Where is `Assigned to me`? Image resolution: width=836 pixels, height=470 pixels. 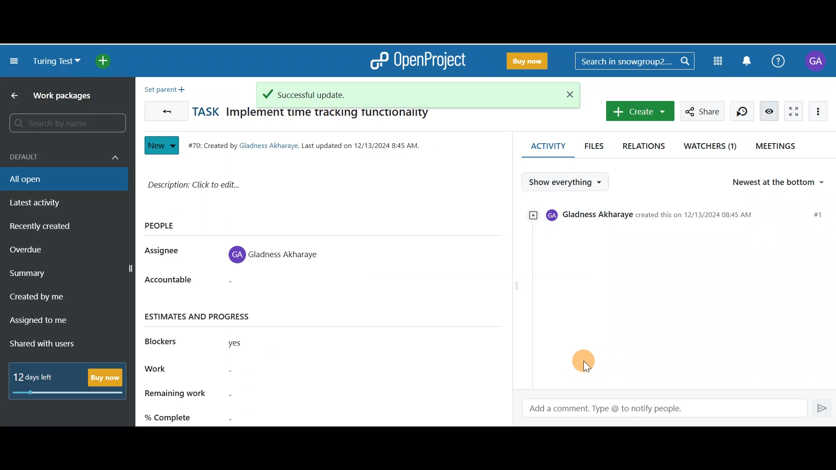 Assigned to me is located at coordinates (51, 322).